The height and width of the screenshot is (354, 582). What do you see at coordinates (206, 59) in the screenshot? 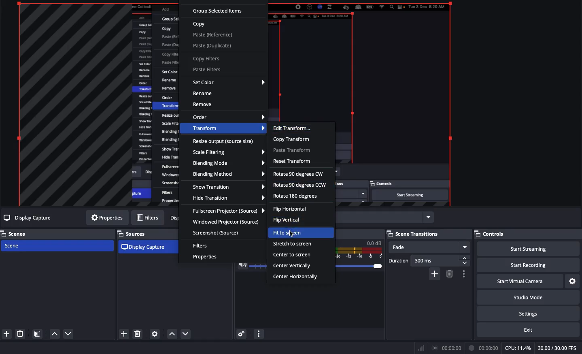
I see `Copy filters` at bounding box center [206, 59].